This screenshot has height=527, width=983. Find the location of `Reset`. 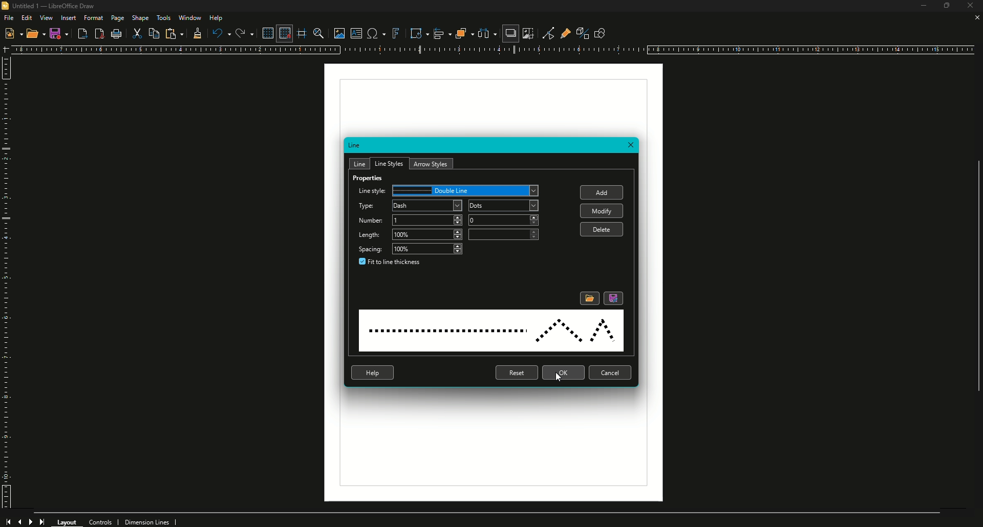

Reset is located at coordinates (516, 373).